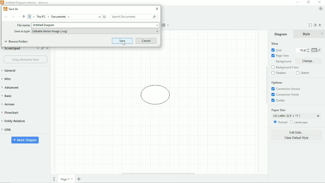 This screenshot has width=325, height=183. Describe the element at coordinates (277, 83) in the screenshot. I see `Options` at that location.